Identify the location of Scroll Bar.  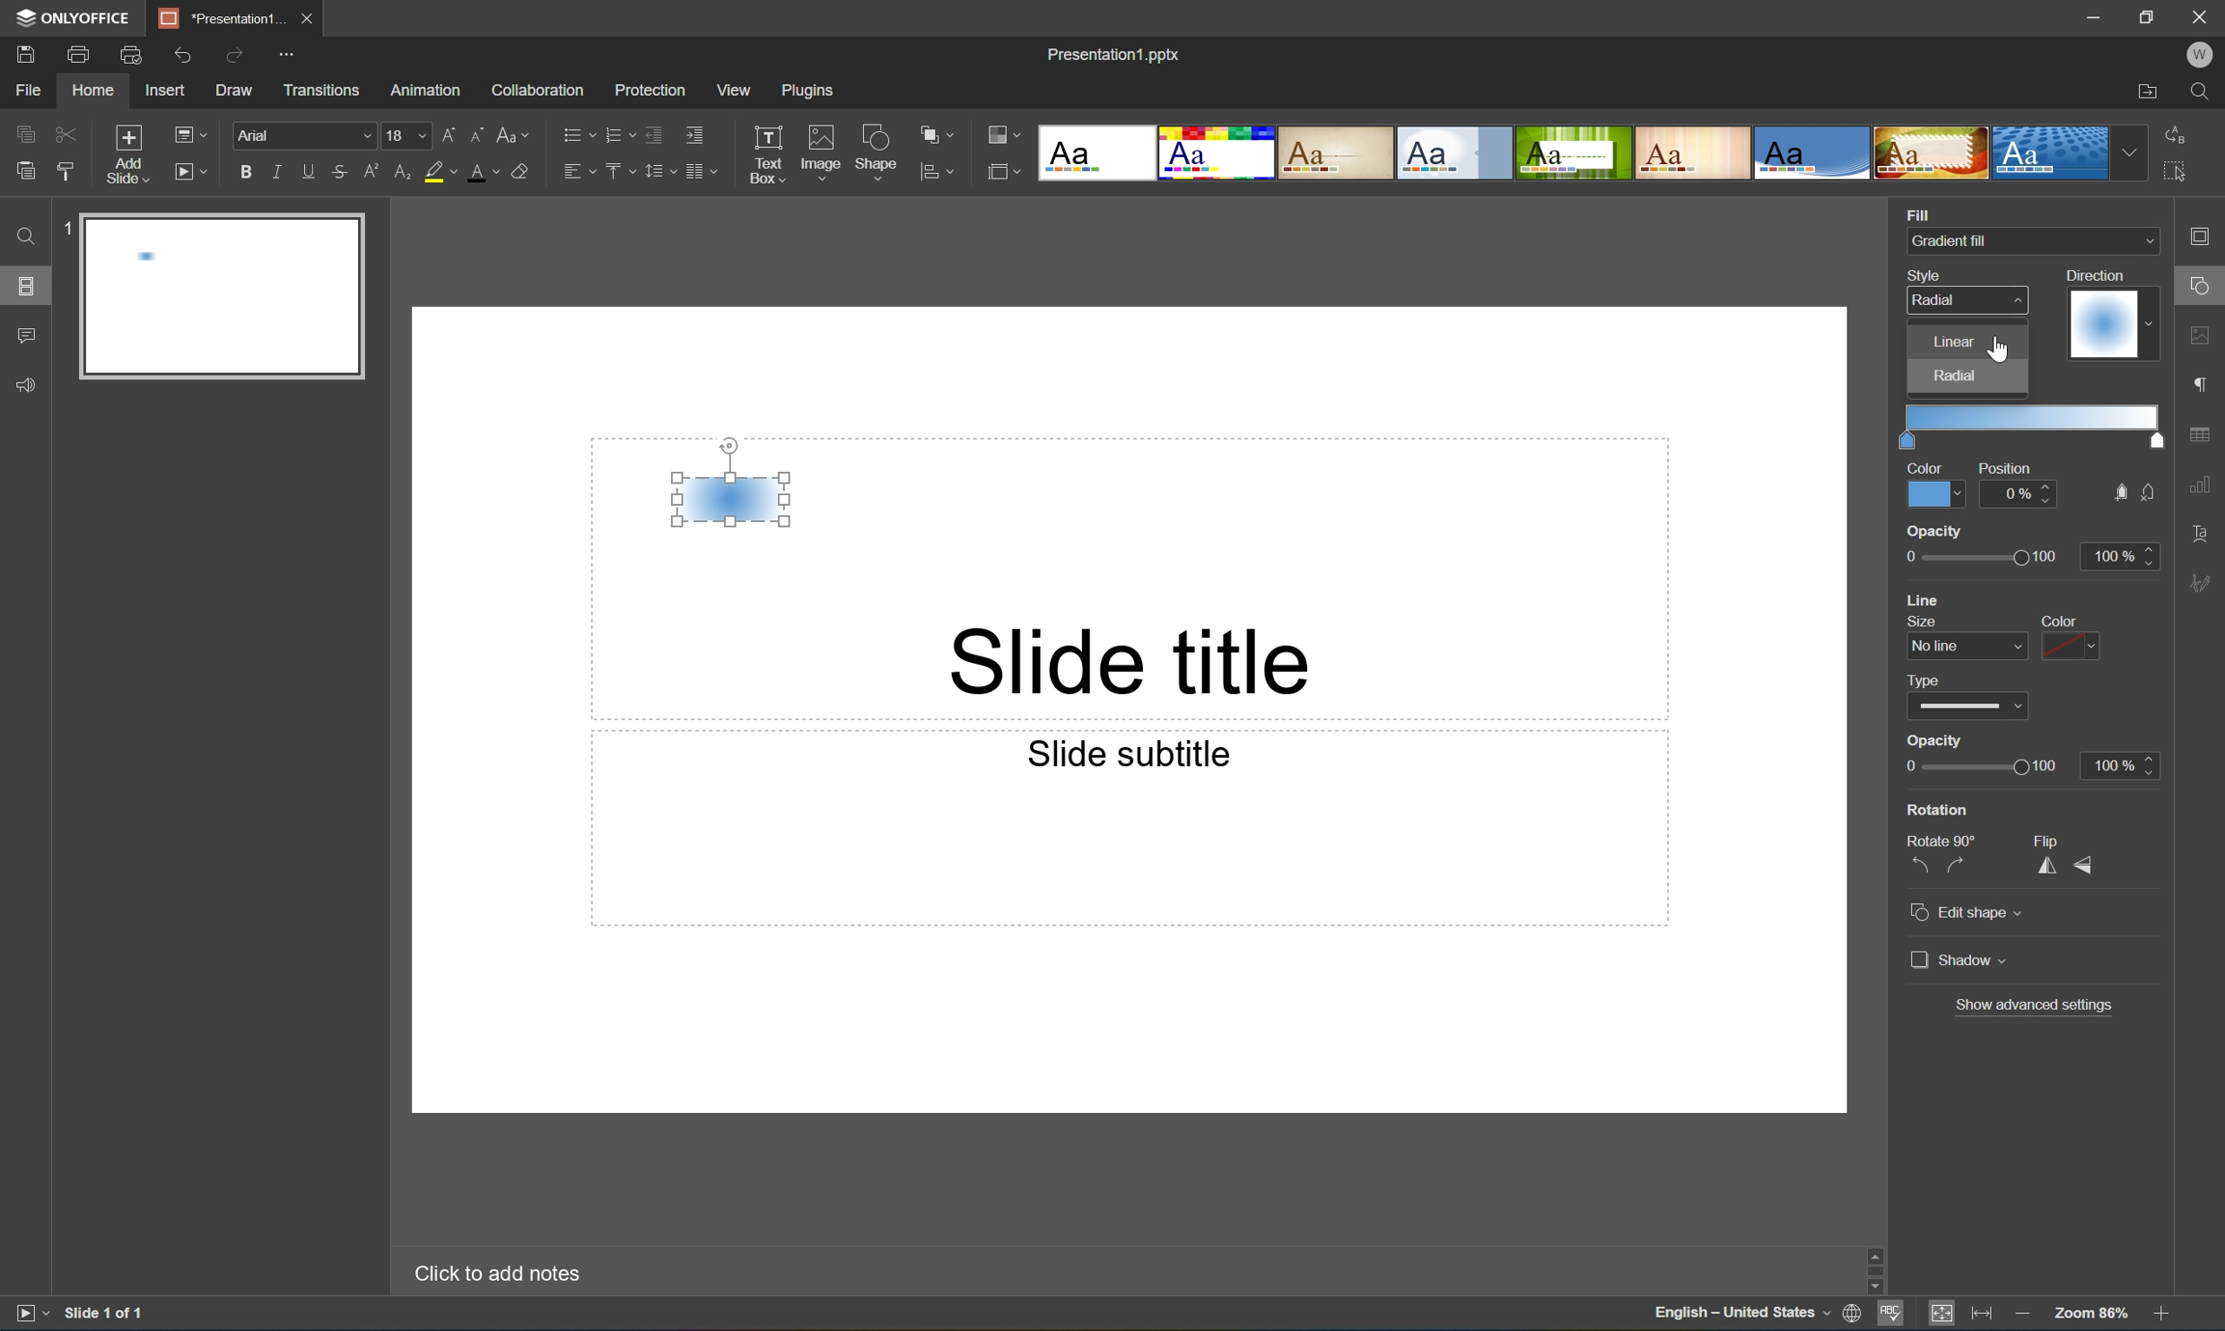
(2157, 1266).